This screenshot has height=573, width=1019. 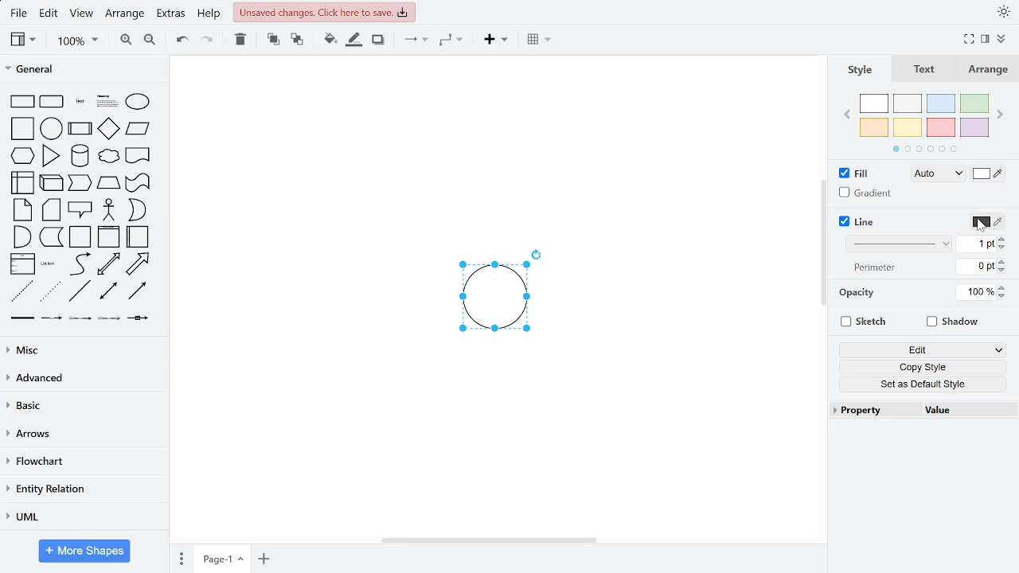 What do you see at coordinates (974, 127) in the screenshot?
I see `violet` at bounding box center [974, 127].